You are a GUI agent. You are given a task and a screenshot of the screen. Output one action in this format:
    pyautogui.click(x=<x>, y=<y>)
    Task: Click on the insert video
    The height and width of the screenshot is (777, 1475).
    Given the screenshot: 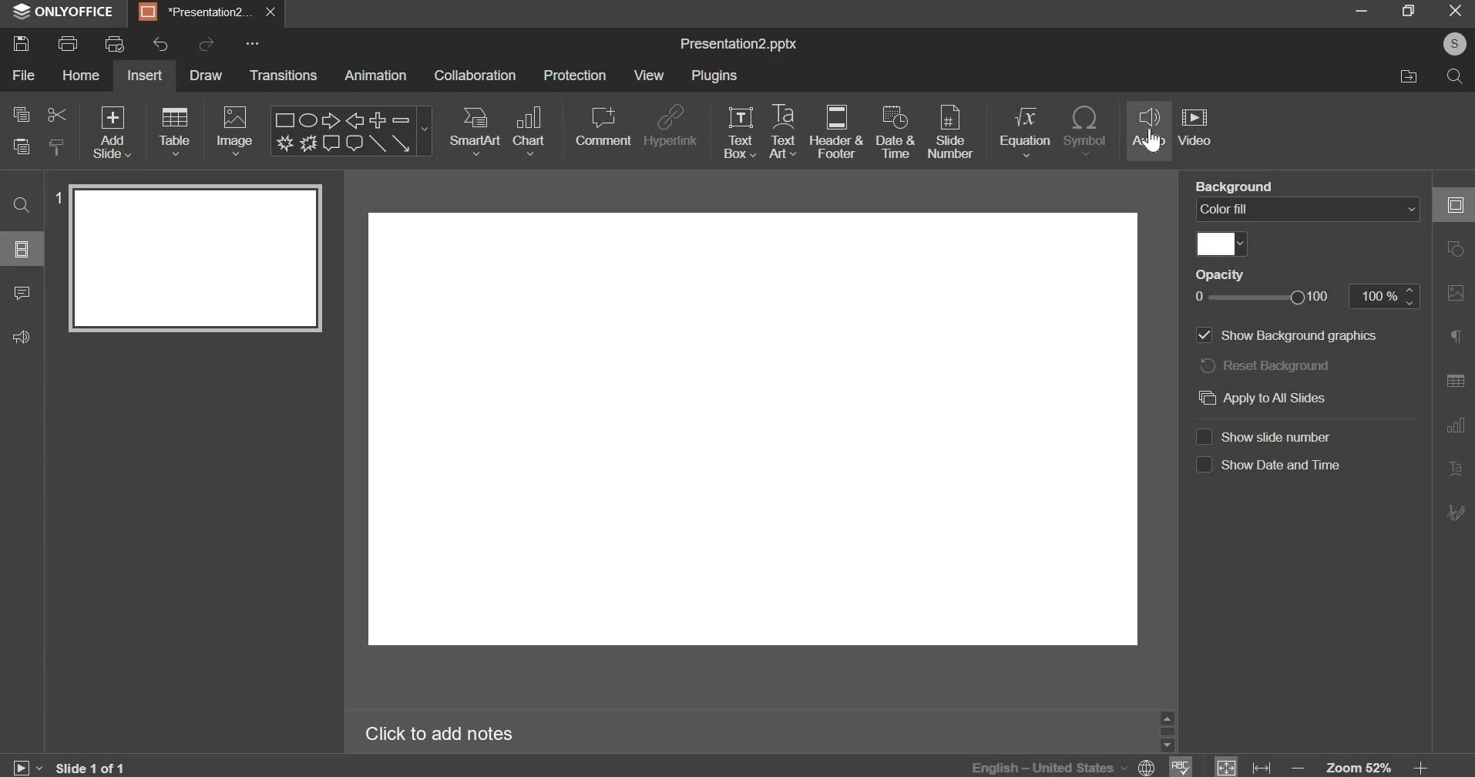 What is the action you would take?
    pyautogui.click(x=1198, y=129)
    